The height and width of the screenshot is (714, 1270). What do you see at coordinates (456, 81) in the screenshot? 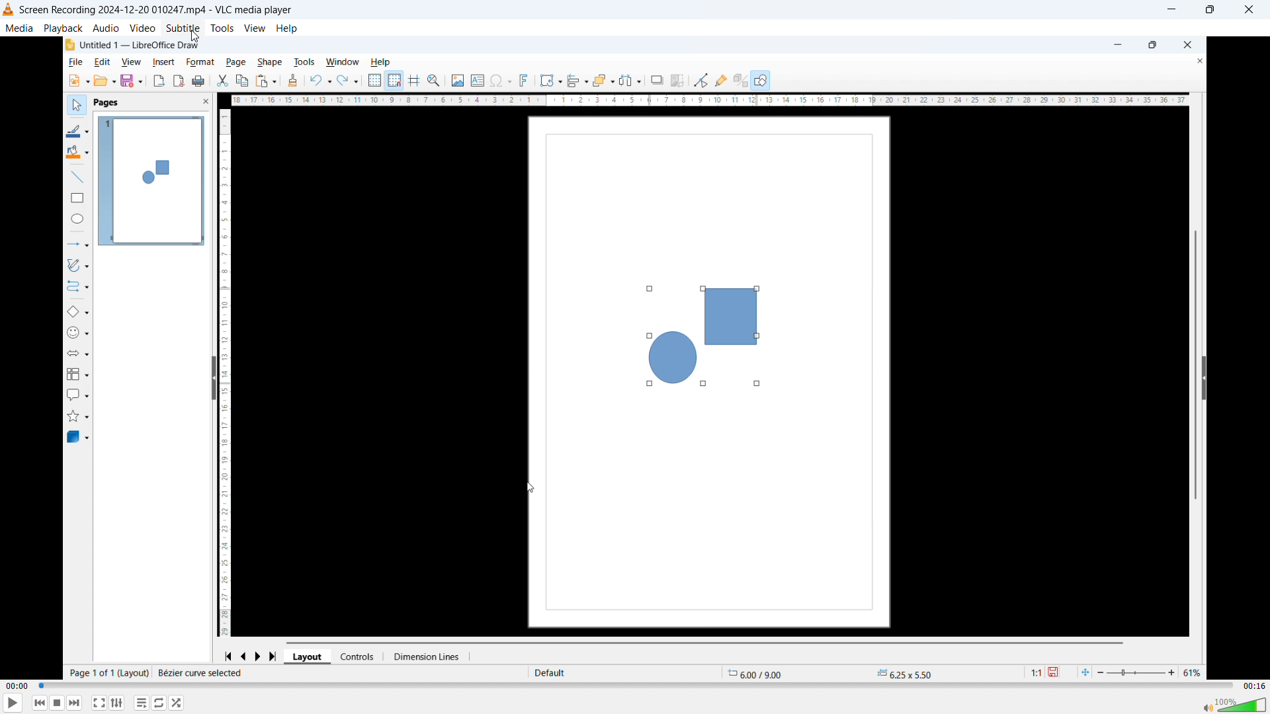
I see `image` at bounding box center [456, 81].